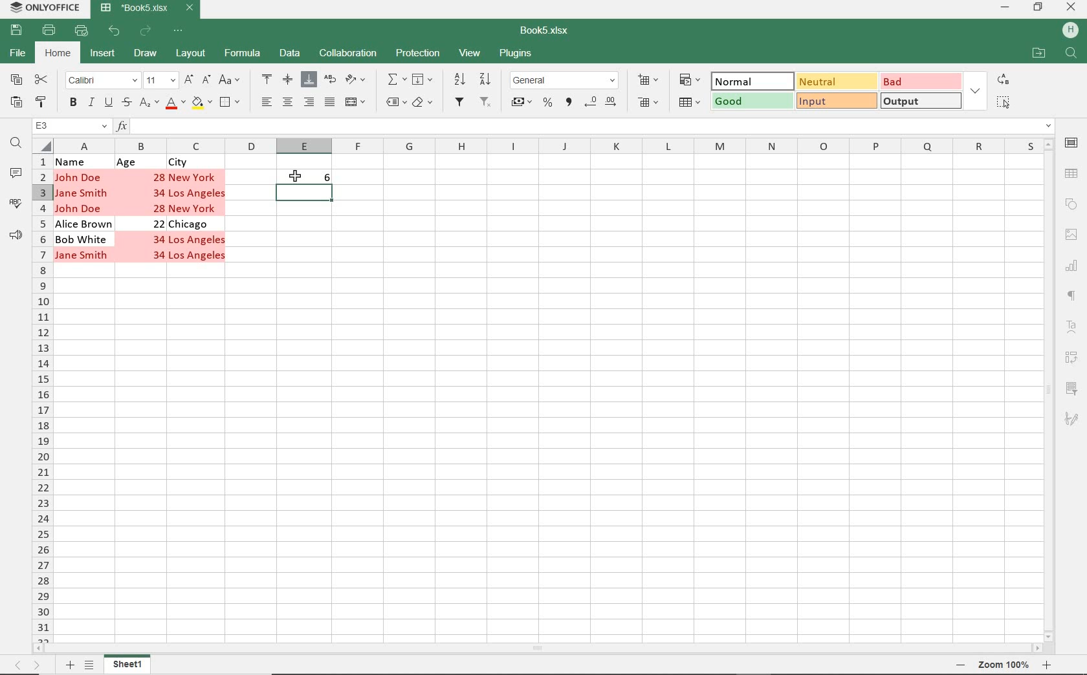  I want to click on Zoom out or zoom in, so click(1005, 664).